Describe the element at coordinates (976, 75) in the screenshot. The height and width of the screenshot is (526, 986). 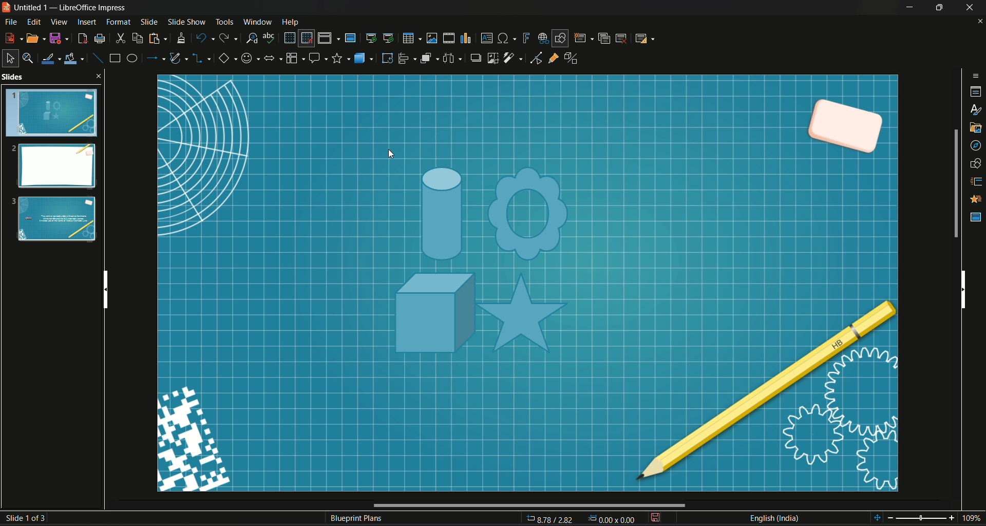
I see `sidebar options` at that location.